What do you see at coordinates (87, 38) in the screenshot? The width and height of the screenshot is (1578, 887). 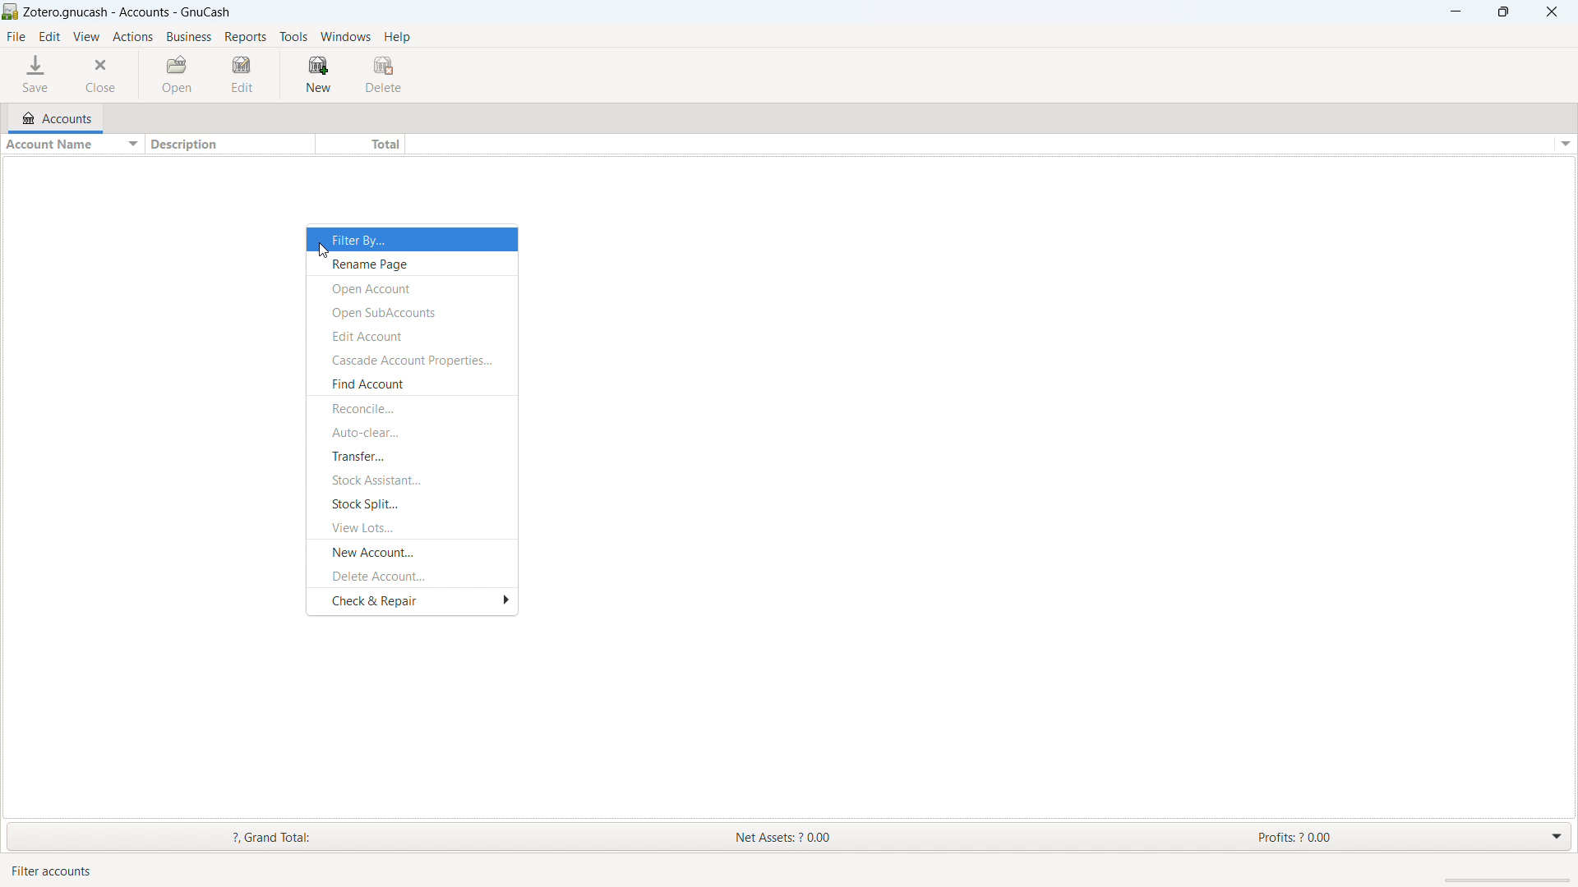 I see `view` at bounding box center [87, 38].